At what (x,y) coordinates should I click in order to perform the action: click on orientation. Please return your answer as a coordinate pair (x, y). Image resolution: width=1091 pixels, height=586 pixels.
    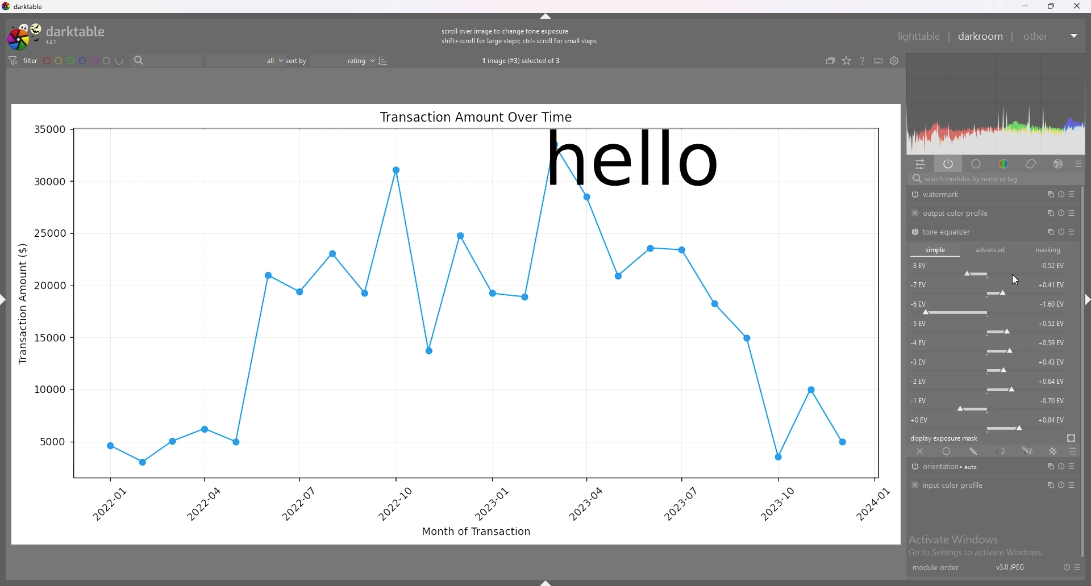
    Looking at the image, I should click on (953, 467).